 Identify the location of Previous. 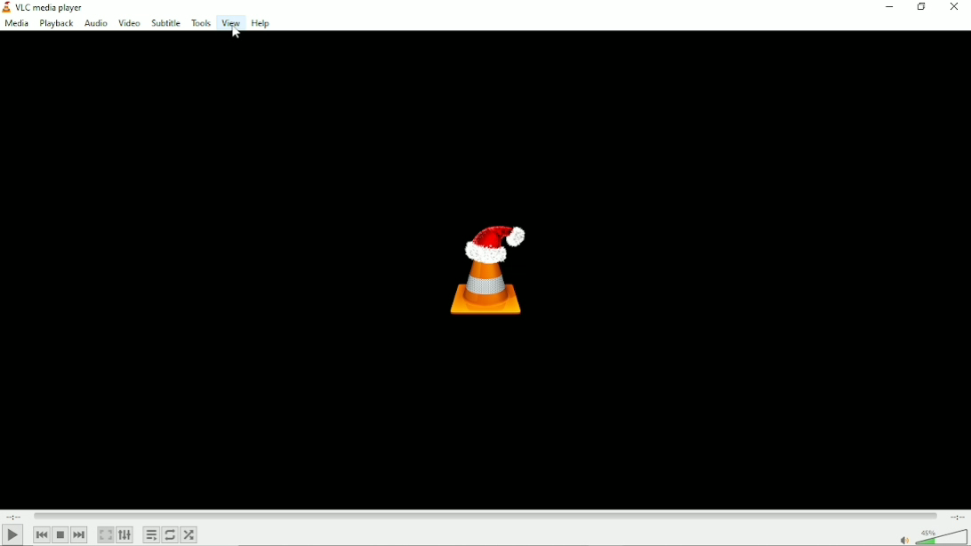
(41, 534).